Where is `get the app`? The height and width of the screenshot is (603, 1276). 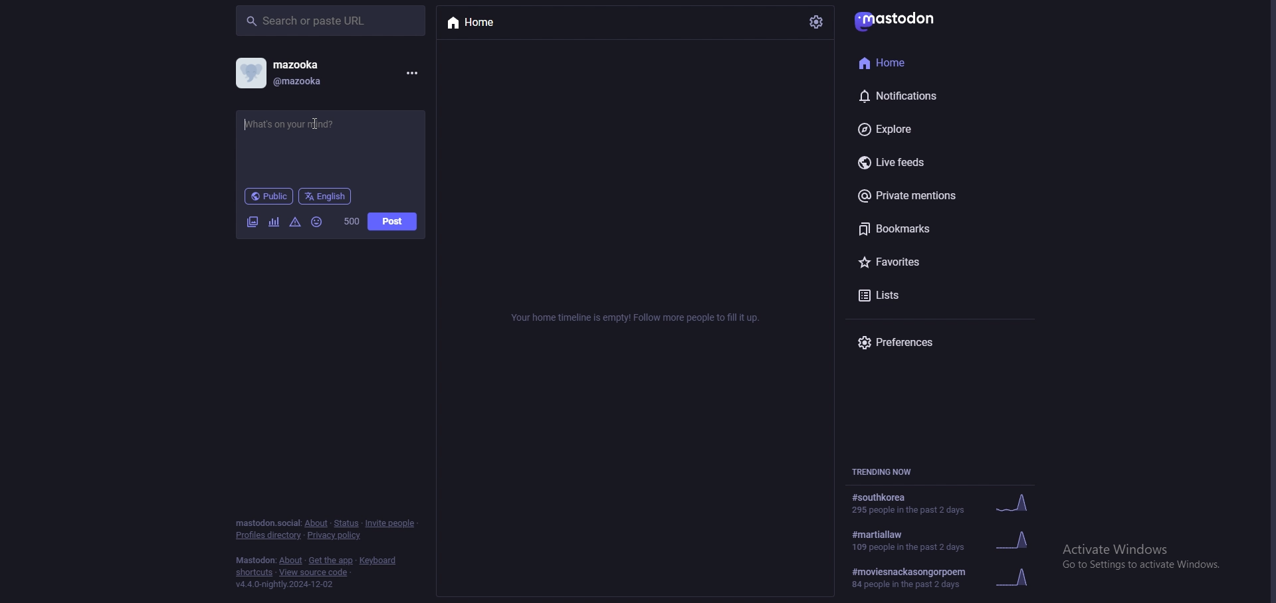
get the app is located at coordinates (333, 560).